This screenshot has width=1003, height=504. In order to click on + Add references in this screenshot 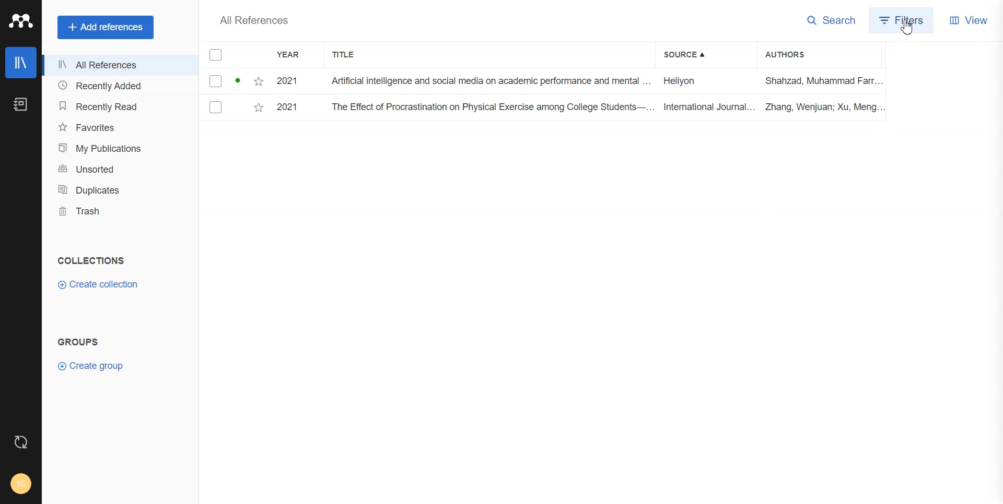, I will do `click(105, 27)`.